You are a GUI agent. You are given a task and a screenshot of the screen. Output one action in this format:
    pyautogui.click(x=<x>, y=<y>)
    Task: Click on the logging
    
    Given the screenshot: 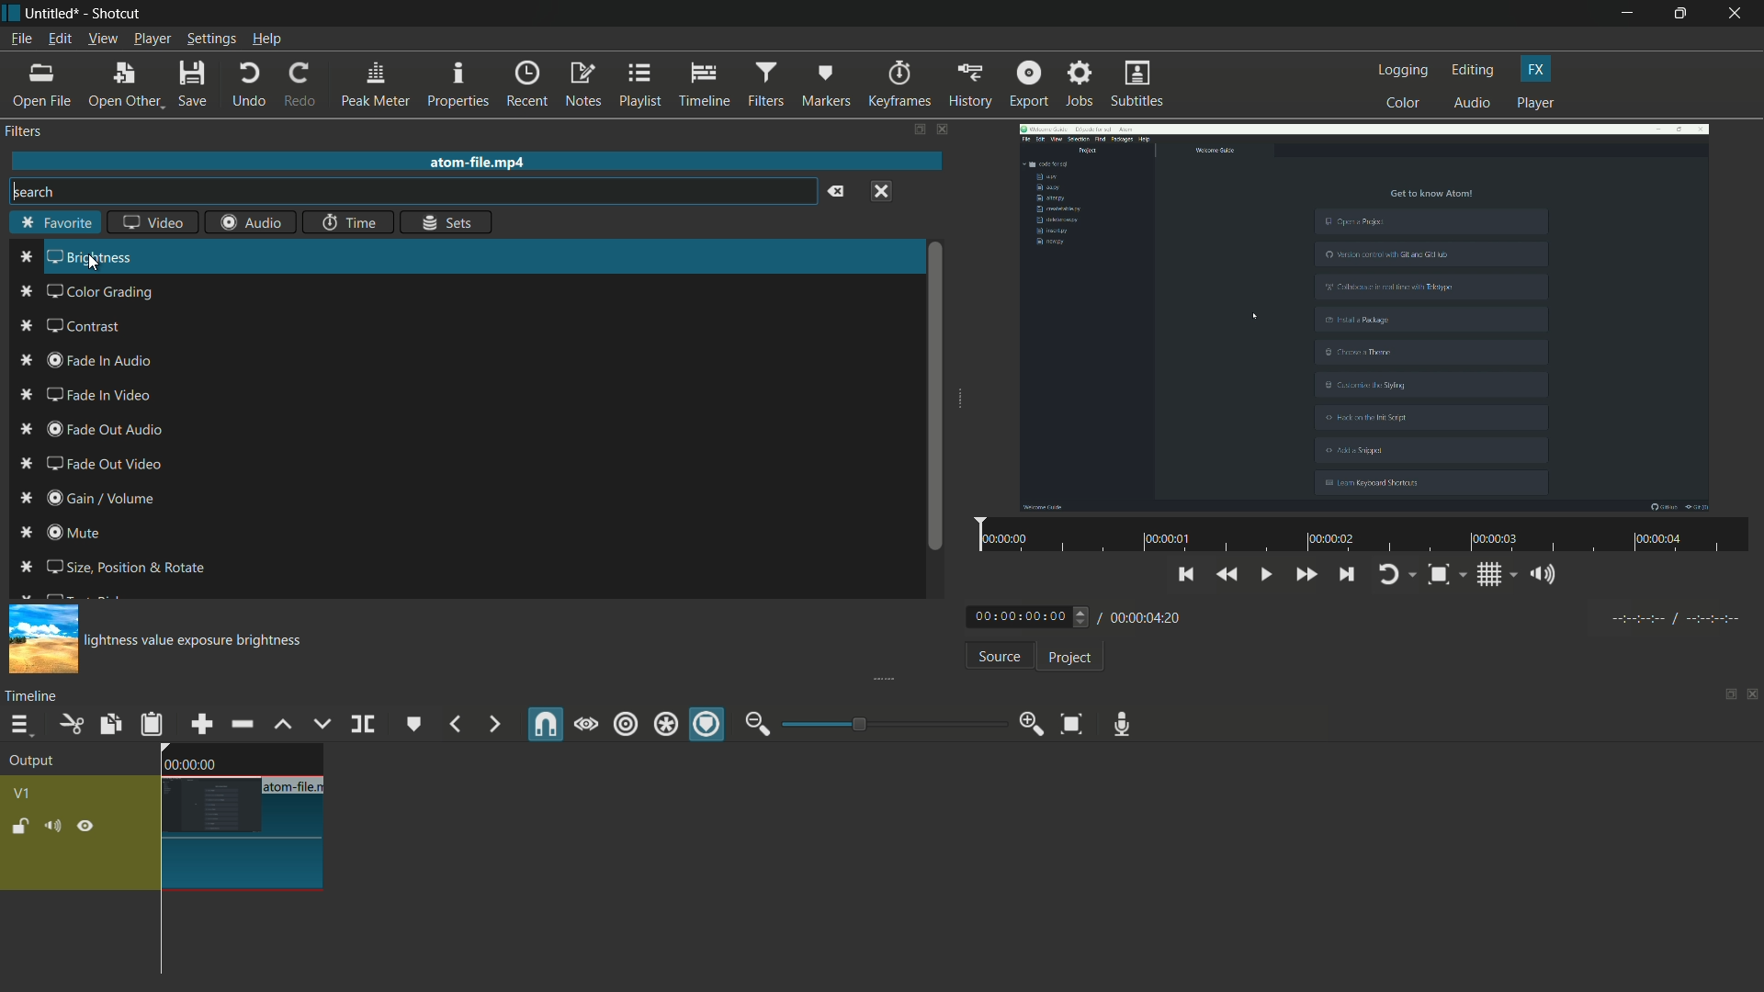 What is the action you would take?
    pyautogui.click(x=1404, y=70)
    